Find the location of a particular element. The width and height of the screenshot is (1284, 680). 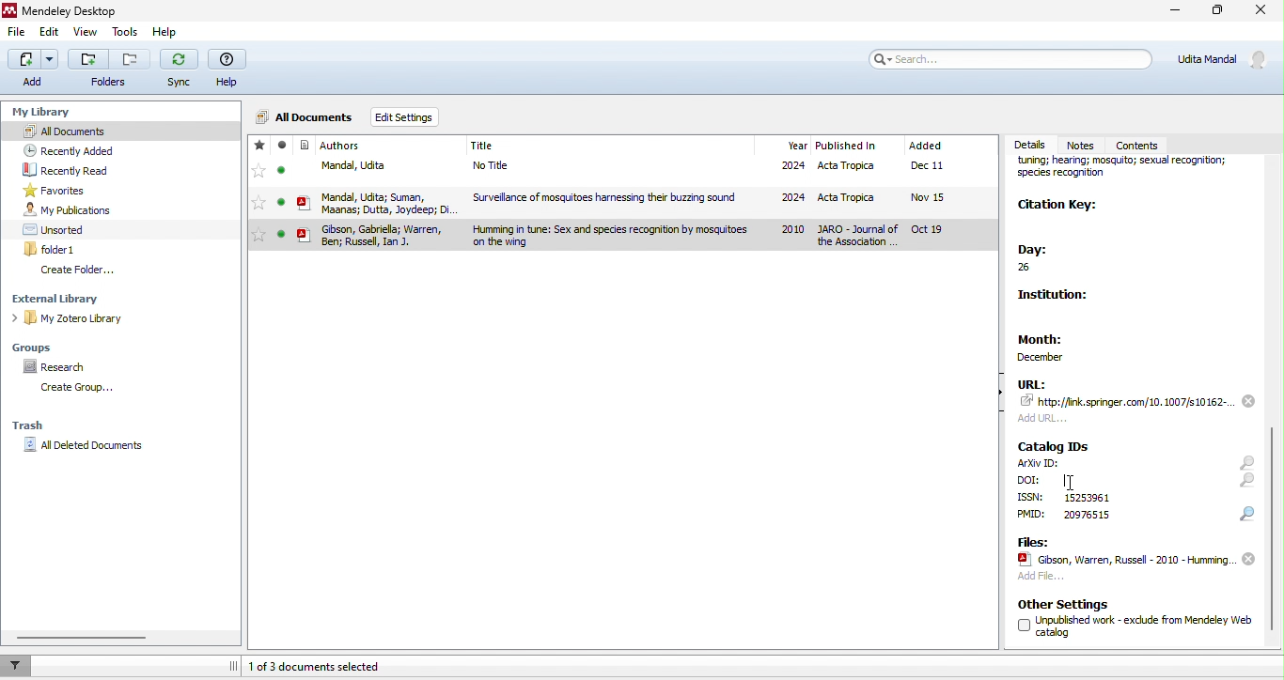

filter is located at coordinates (19, 665).